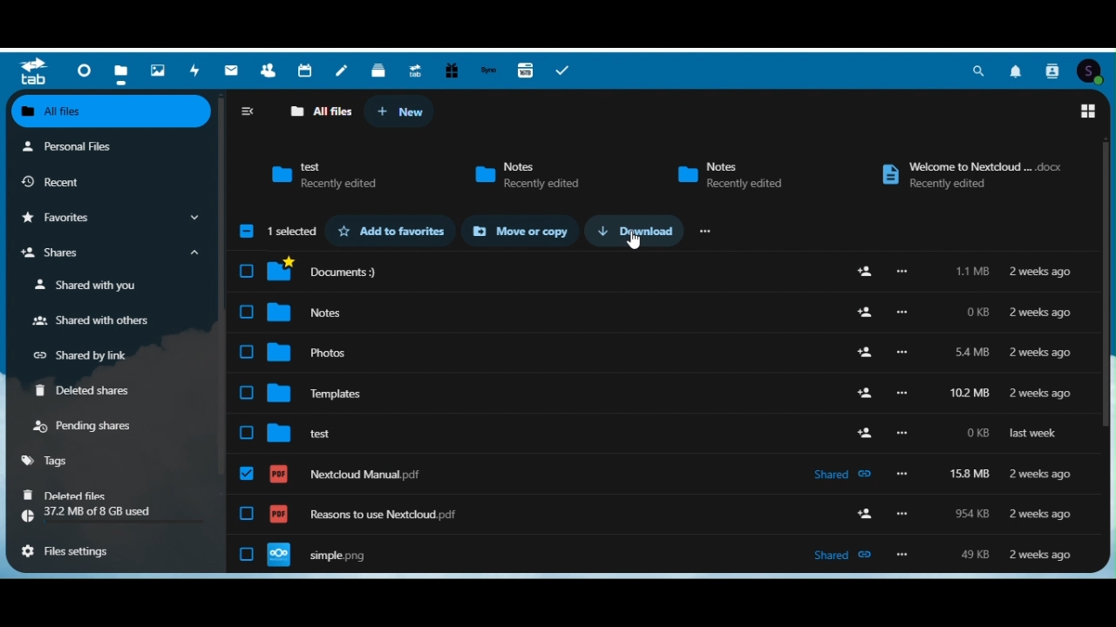  I want to click on Shared with others, so click(98, 320).